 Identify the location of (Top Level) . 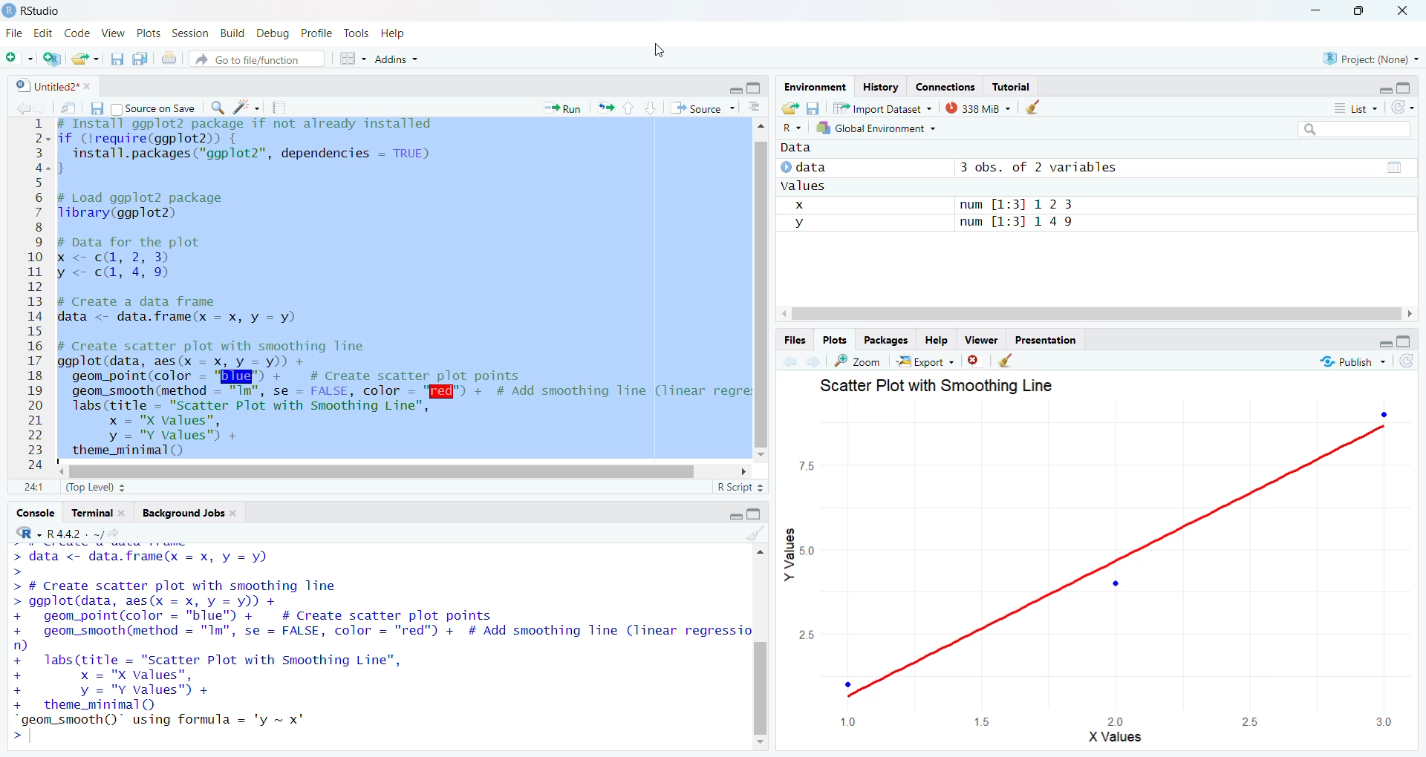
(93, 488).